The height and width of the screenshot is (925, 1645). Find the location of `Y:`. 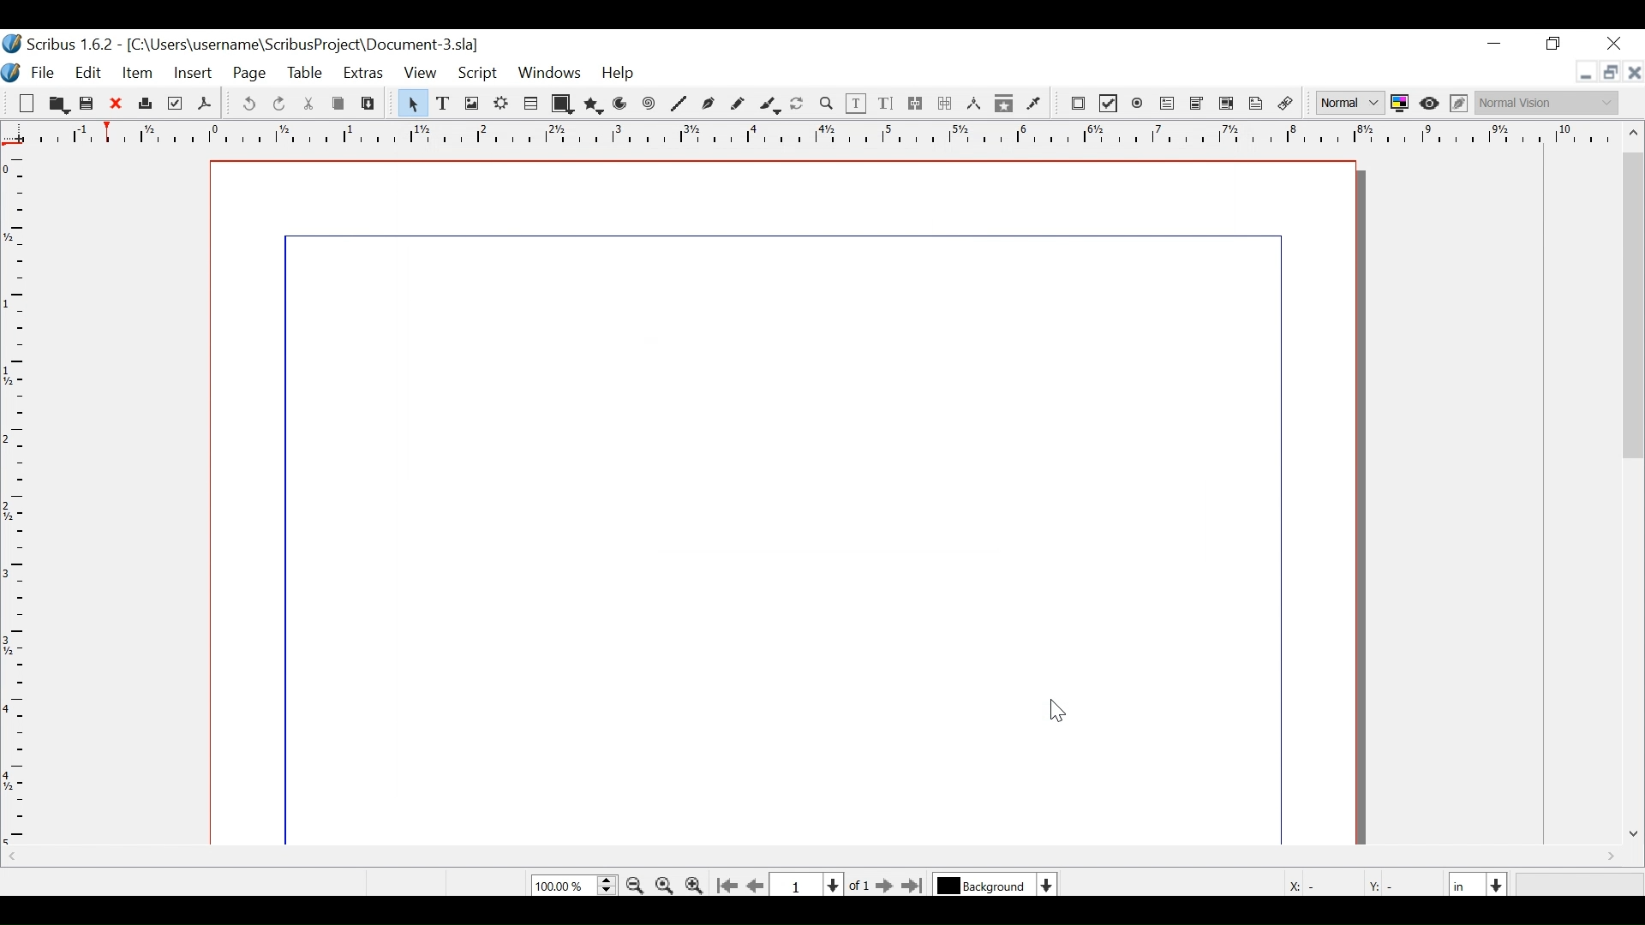

Y: is located at coordinates (1379, 883).